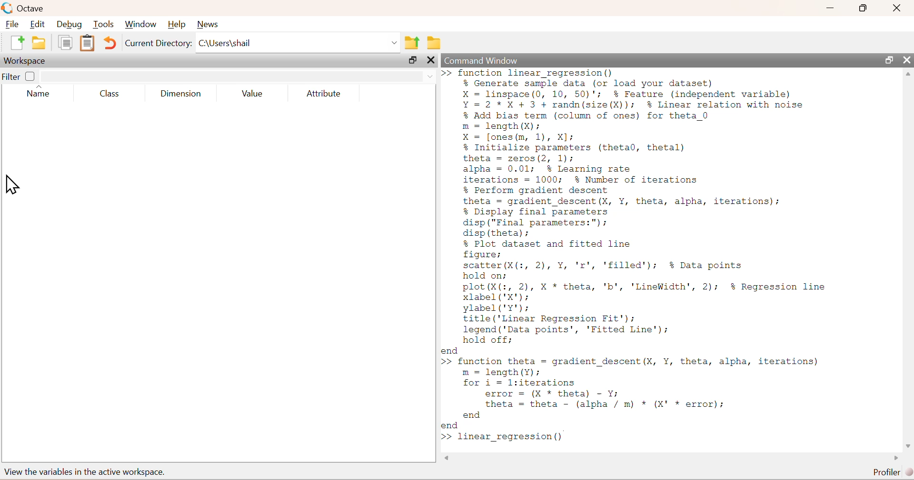  What do you see at coordinates (447, 458) in the screenshot?
I see `scroll right` at bounding box center [447, 458].